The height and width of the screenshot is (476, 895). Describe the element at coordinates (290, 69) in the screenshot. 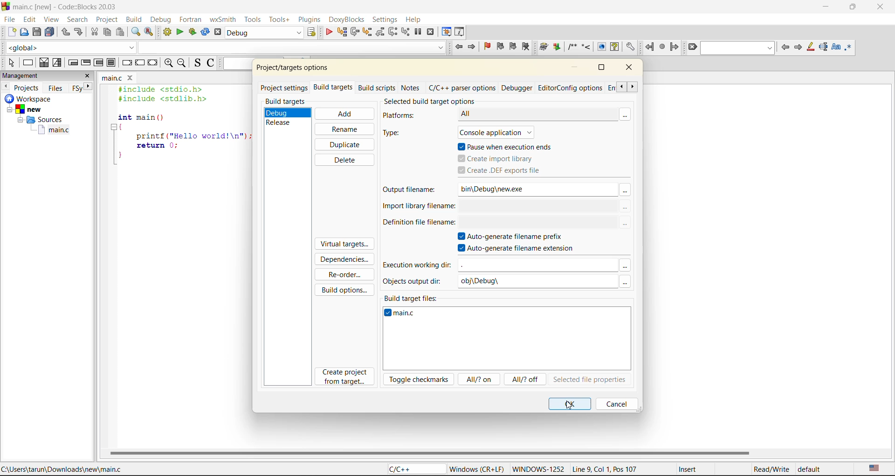

I see `project properties/options` at that location.